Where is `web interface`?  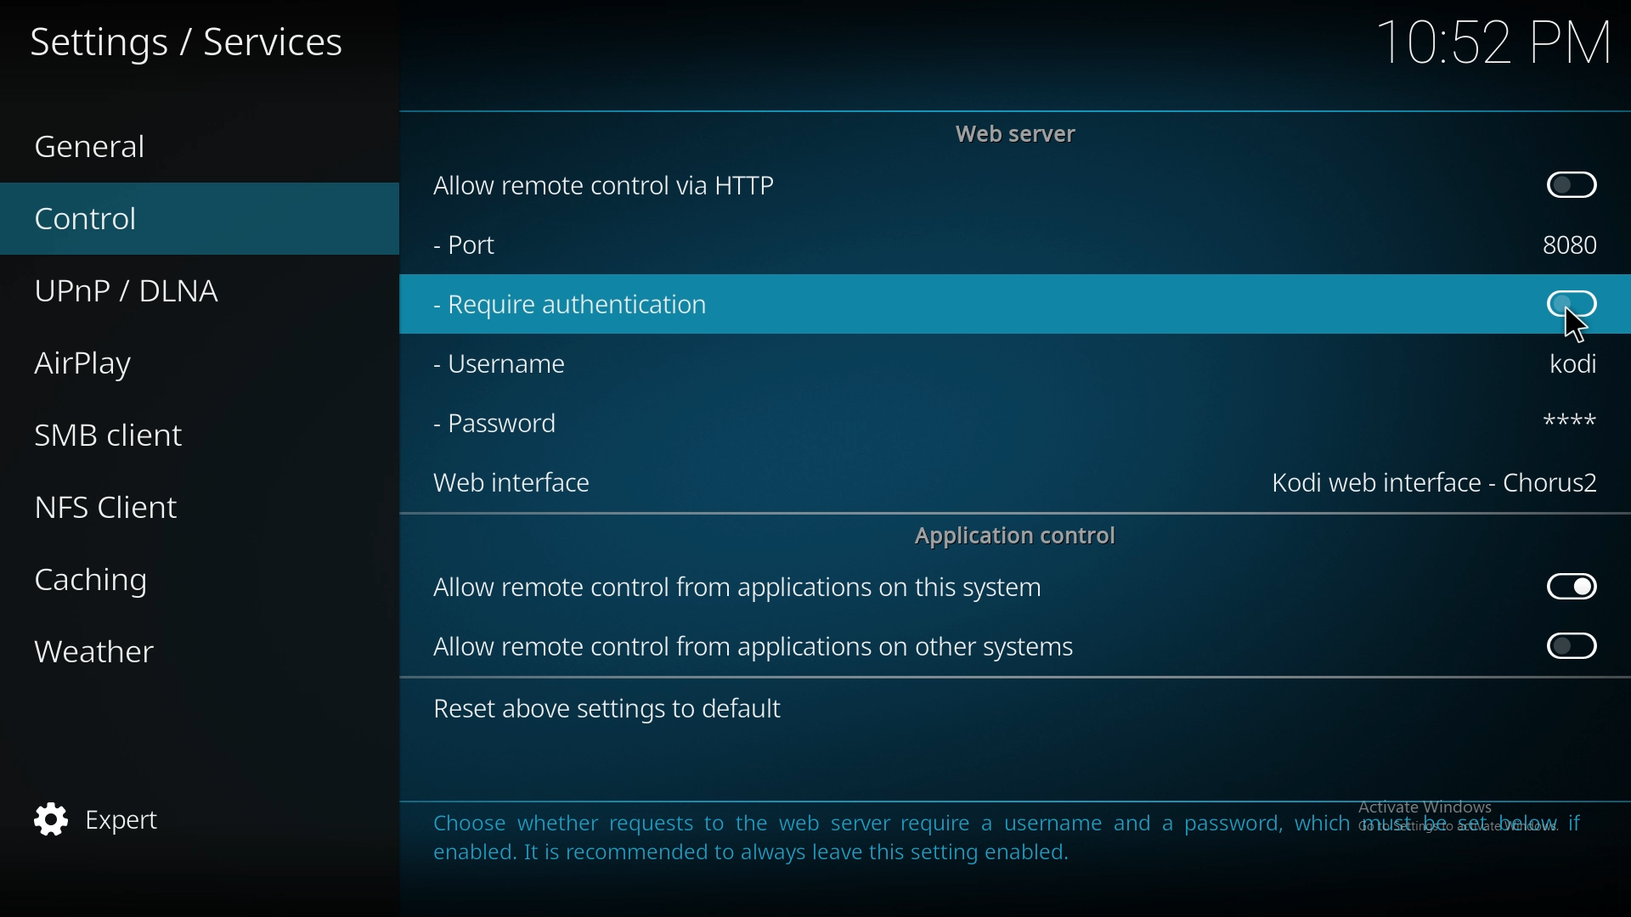
web interface is located at coordinates (523, 486).